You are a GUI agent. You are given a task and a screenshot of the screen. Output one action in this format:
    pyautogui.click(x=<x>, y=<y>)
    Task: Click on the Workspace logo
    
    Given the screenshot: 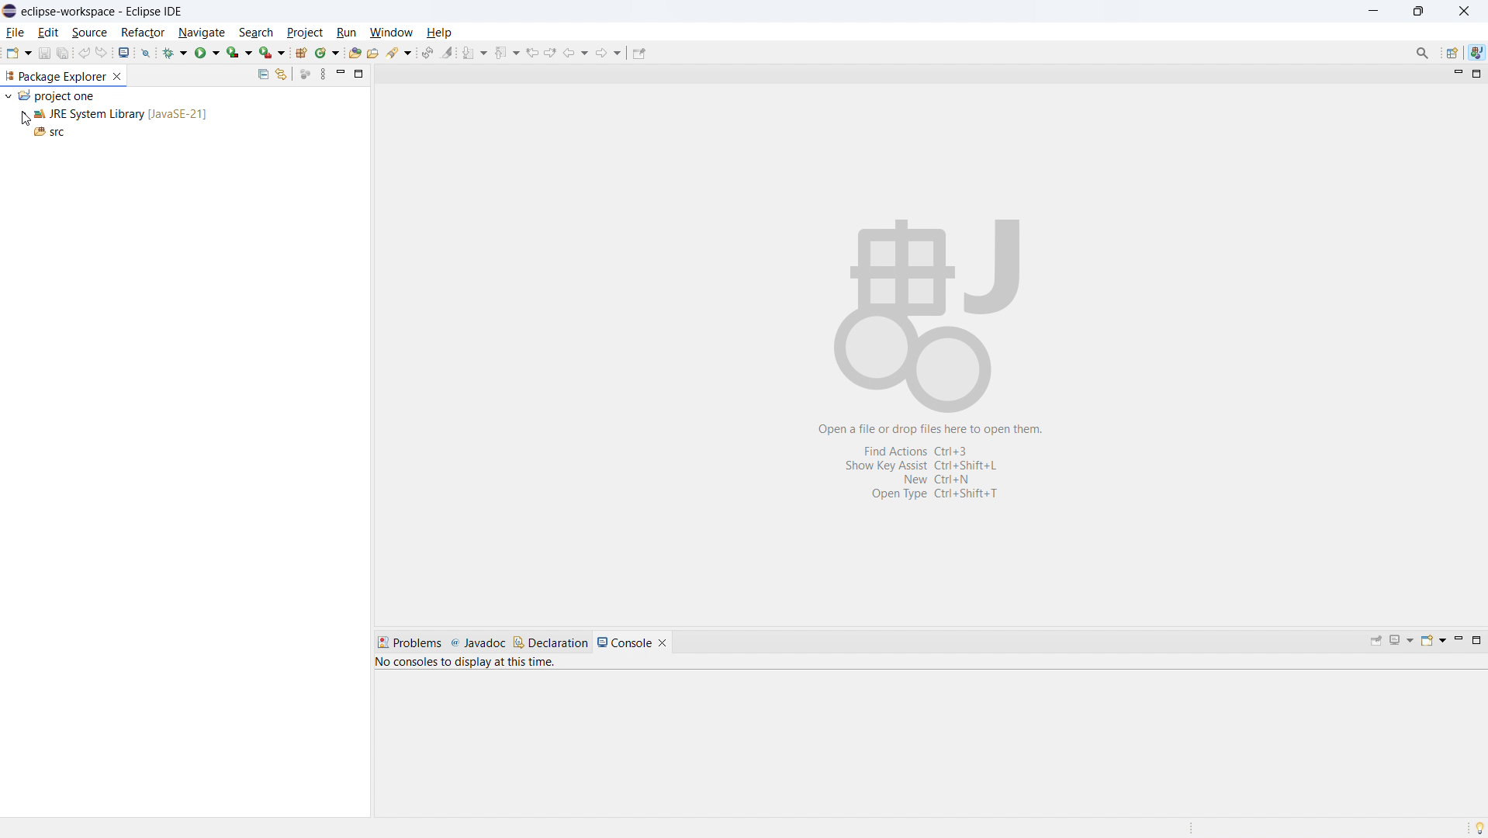 What is the action you would take?
    pyautogui.click(x=929, y=310)
    